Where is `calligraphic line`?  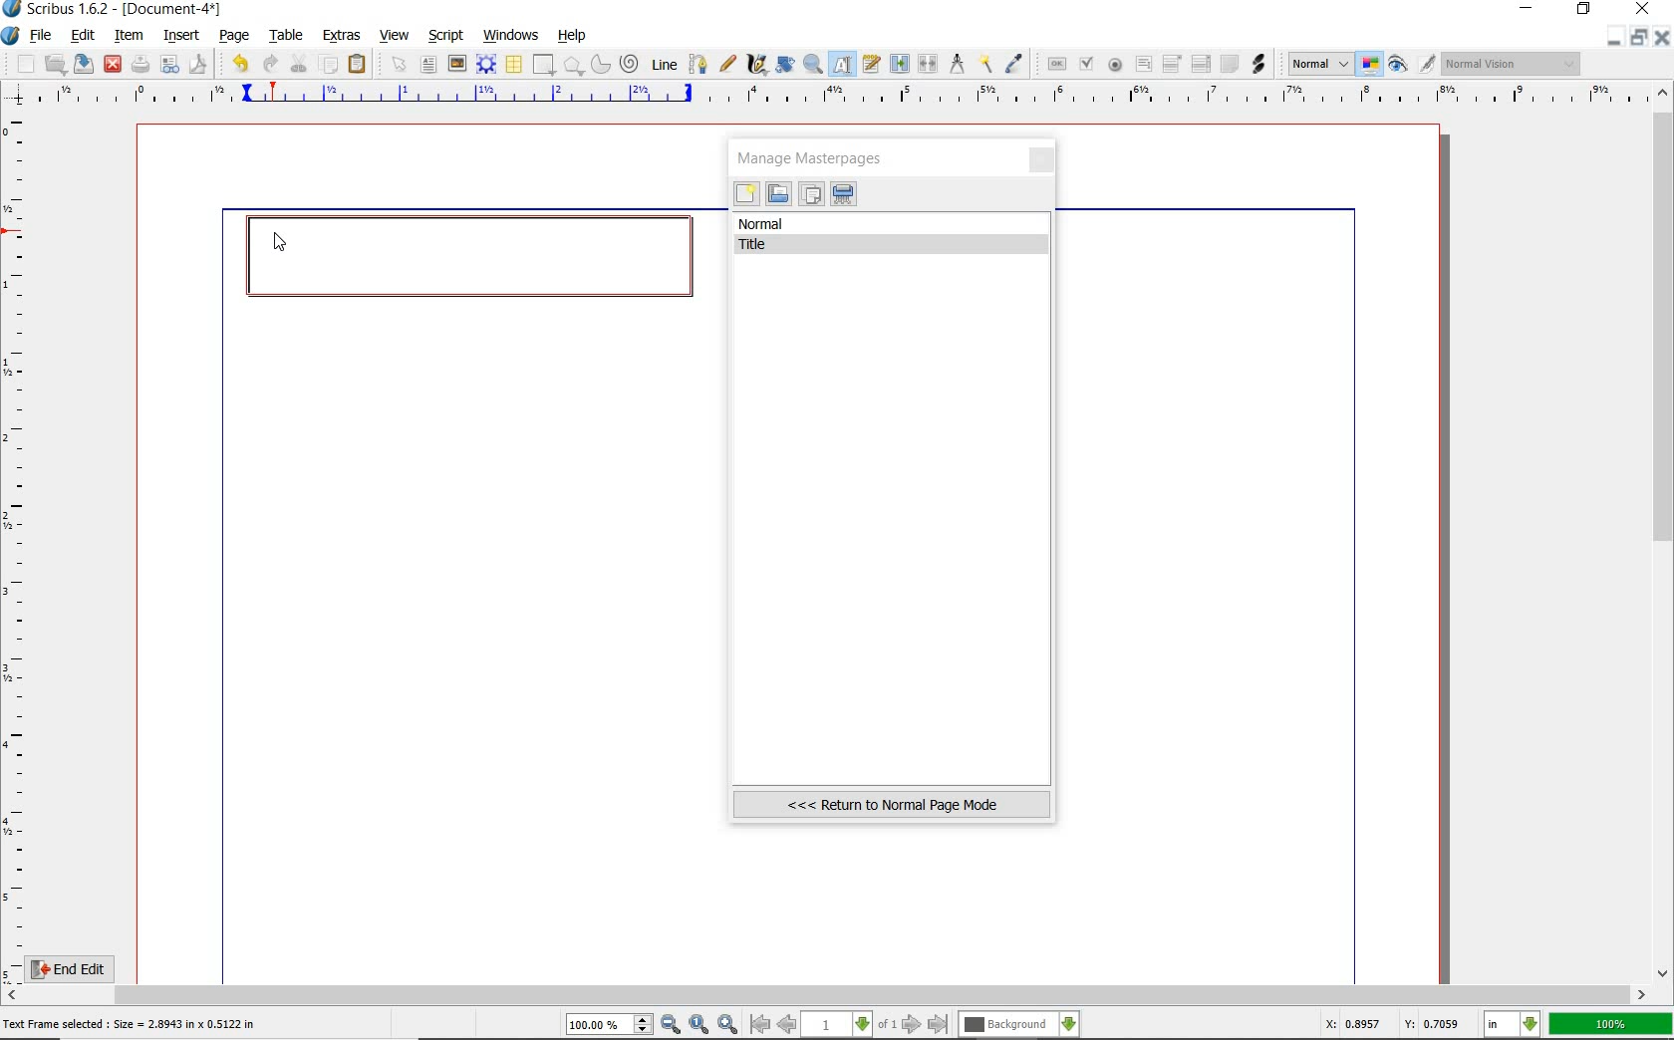 calligraphic line is located at coordinates (756, 65).